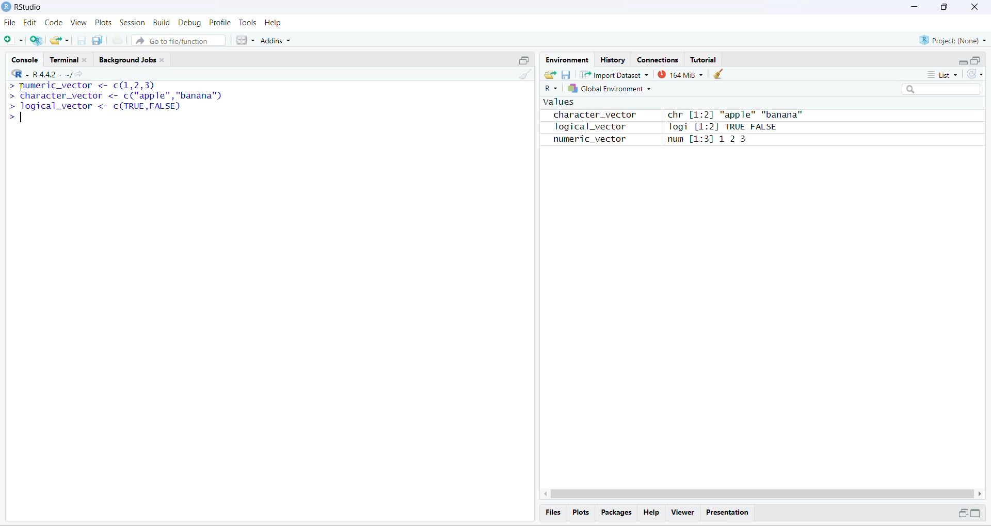 The width and height of the screenshot is (991, 526). What do you see at coordinates (20, 87) in the screenshot?
I see `cursor` at bounding box center [20, 87].